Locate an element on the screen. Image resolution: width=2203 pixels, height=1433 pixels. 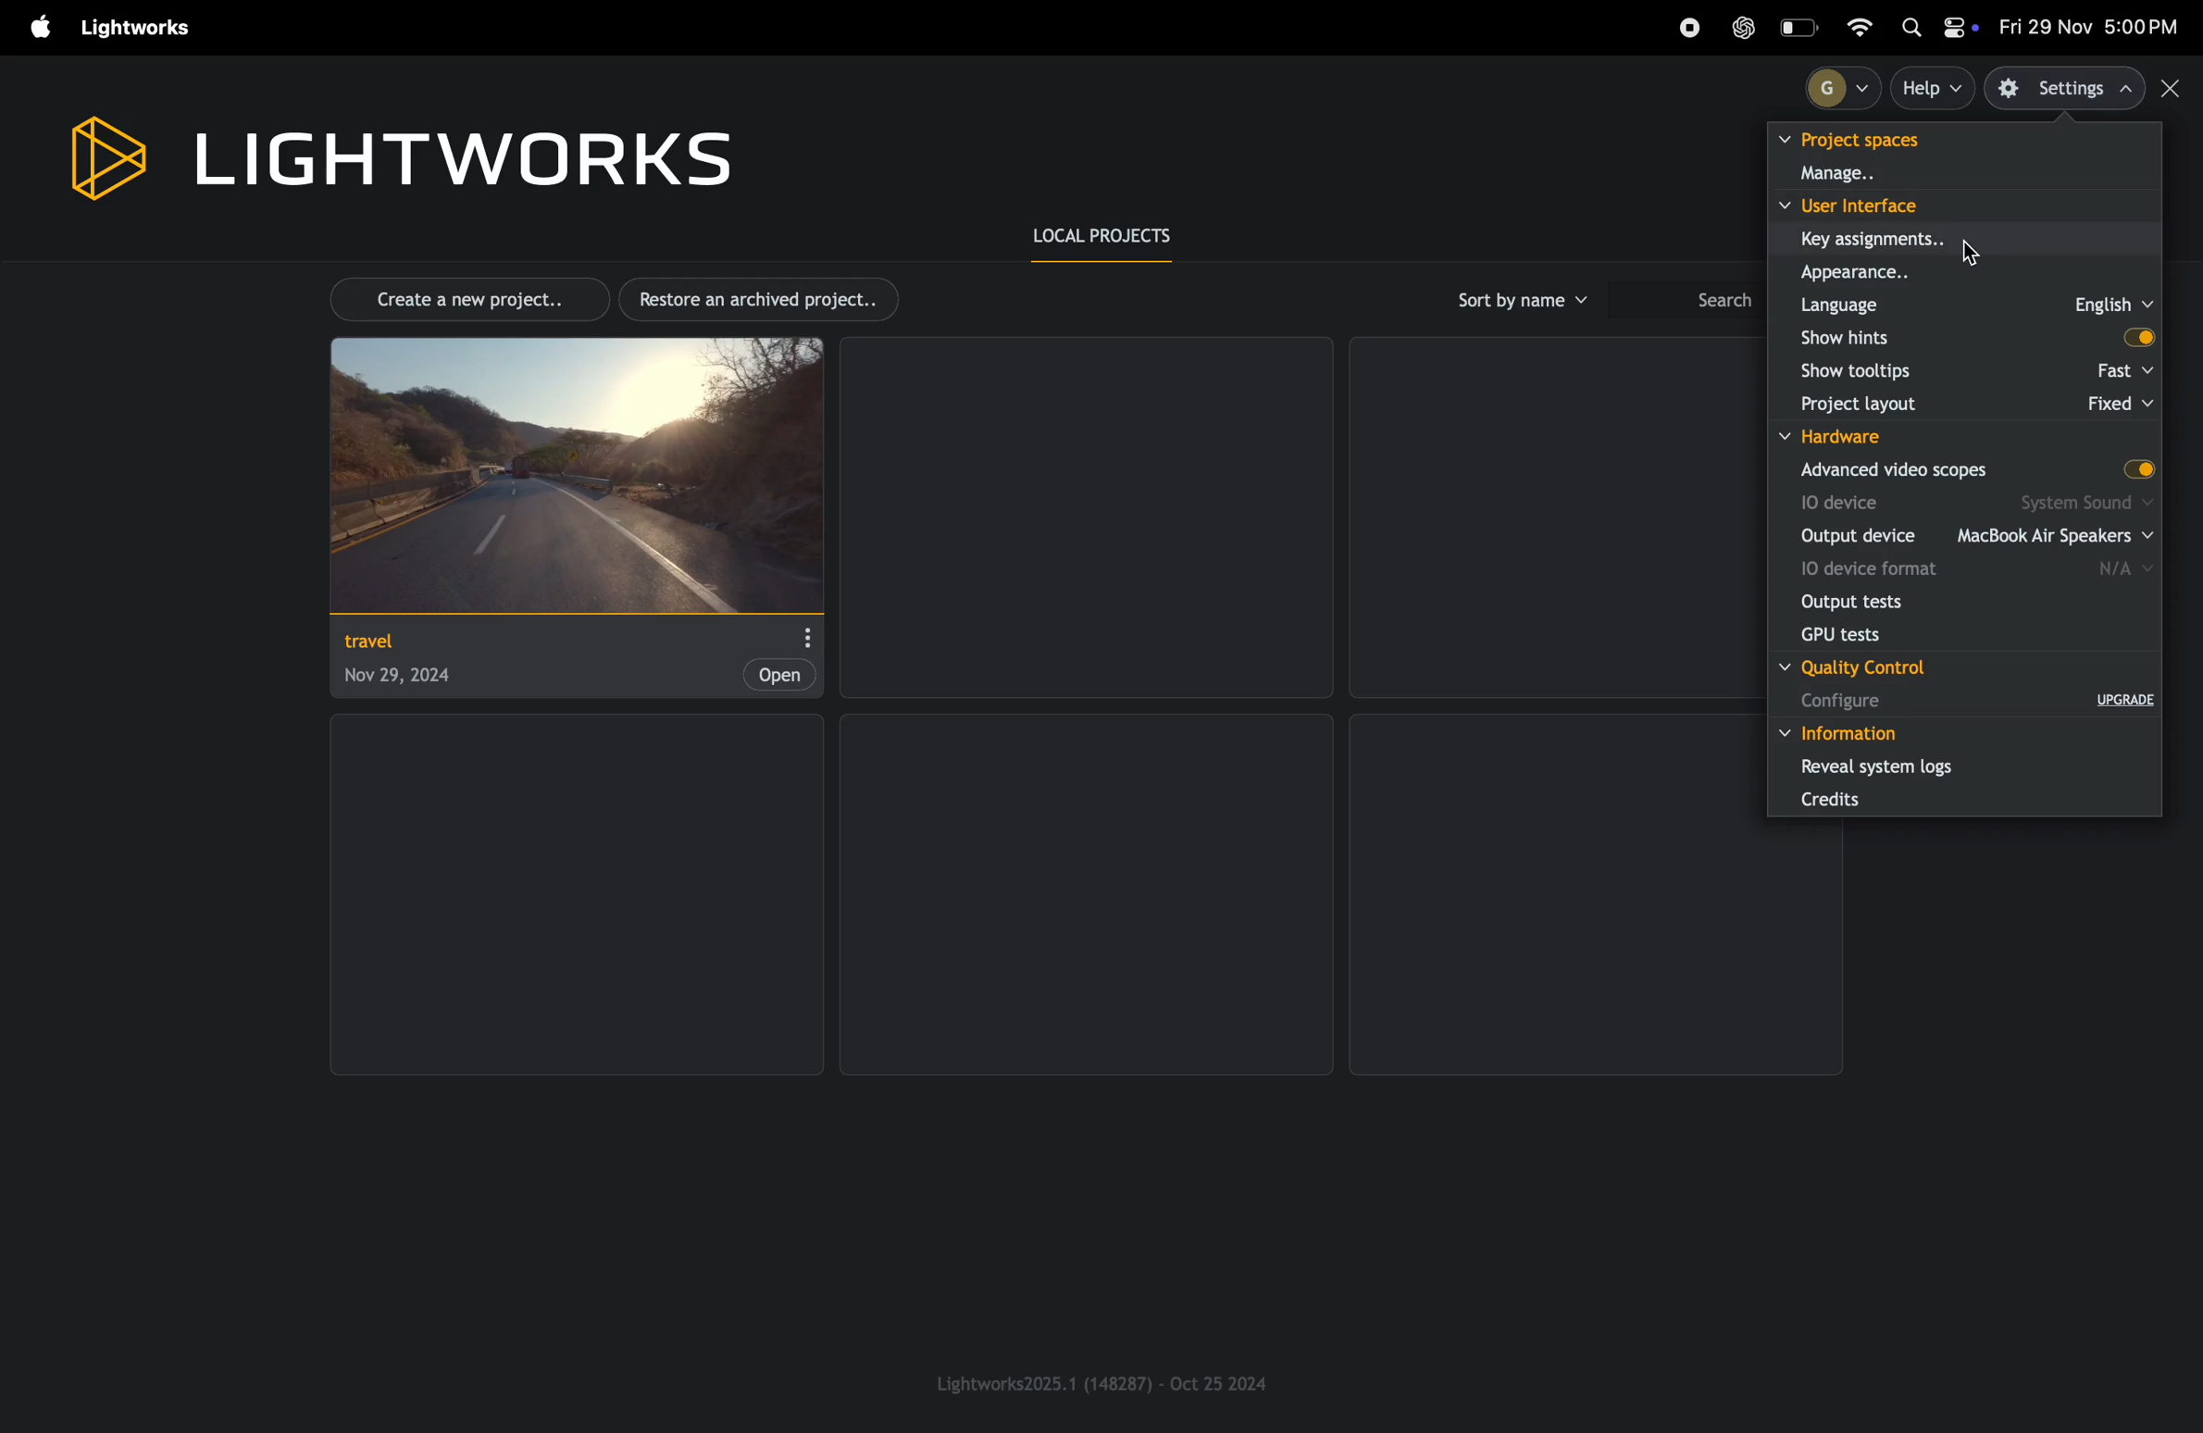
help is located at coordinates (1935, 88).